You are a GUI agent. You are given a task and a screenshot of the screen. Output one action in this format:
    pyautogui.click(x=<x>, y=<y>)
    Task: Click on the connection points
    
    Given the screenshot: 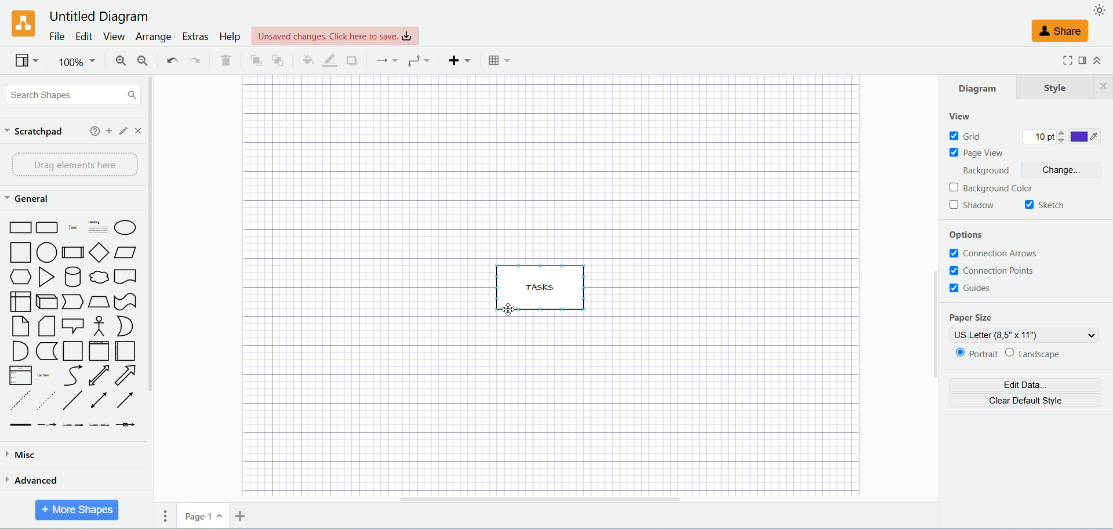 What is the action you would take?
    pyautogui.click(x=996, y=270)
    